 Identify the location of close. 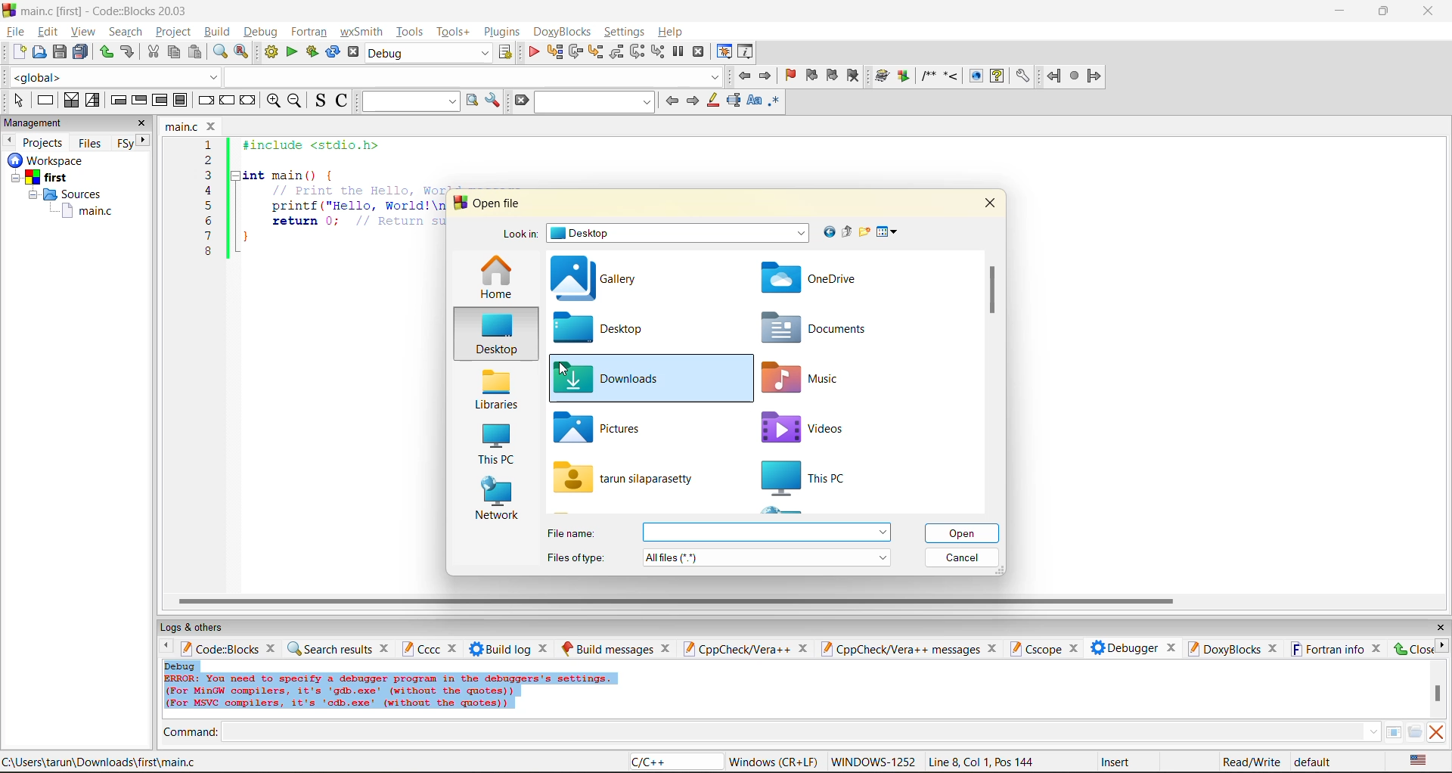
(1440, 628).